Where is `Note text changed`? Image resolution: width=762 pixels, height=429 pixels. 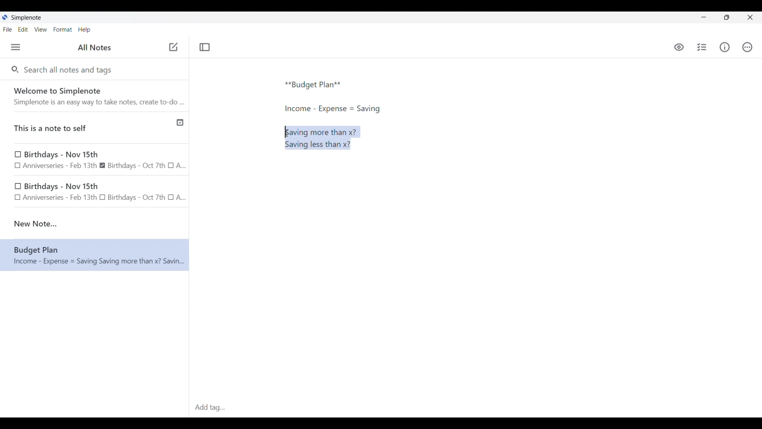
Note text changed is located at coordinates (94, 255).